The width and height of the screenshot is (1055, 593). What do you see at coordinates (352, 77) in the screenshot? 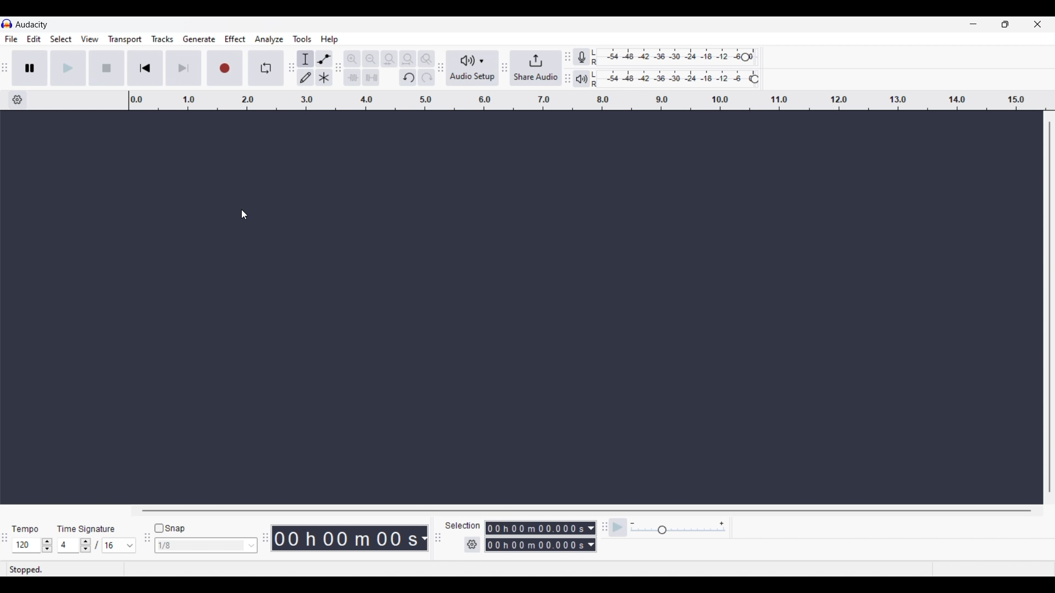
I see `Trim audio outside selection` at bounding box center [352, 77].